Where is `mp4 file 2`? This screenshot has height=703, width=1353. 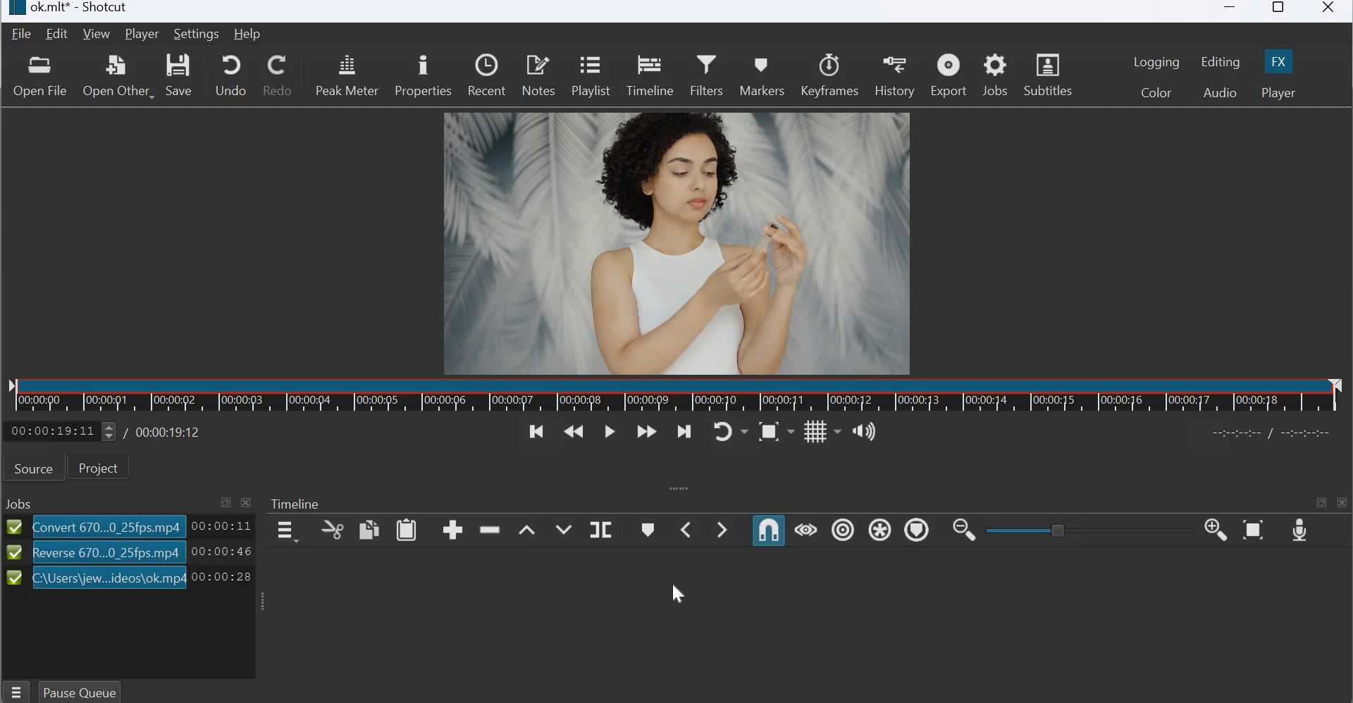 mp4 file 2 is located at coordinates (109, 552).